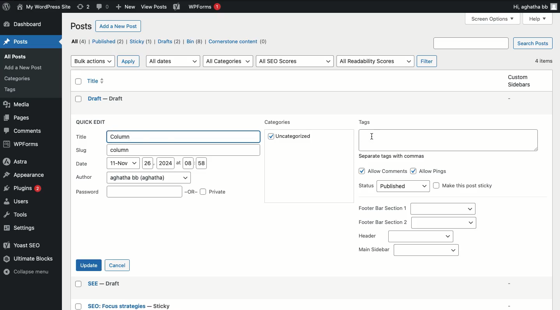  What do you see at coordinates (229, 61) in the screenshot?
I see `All categories` at bounding box center [229, 61].